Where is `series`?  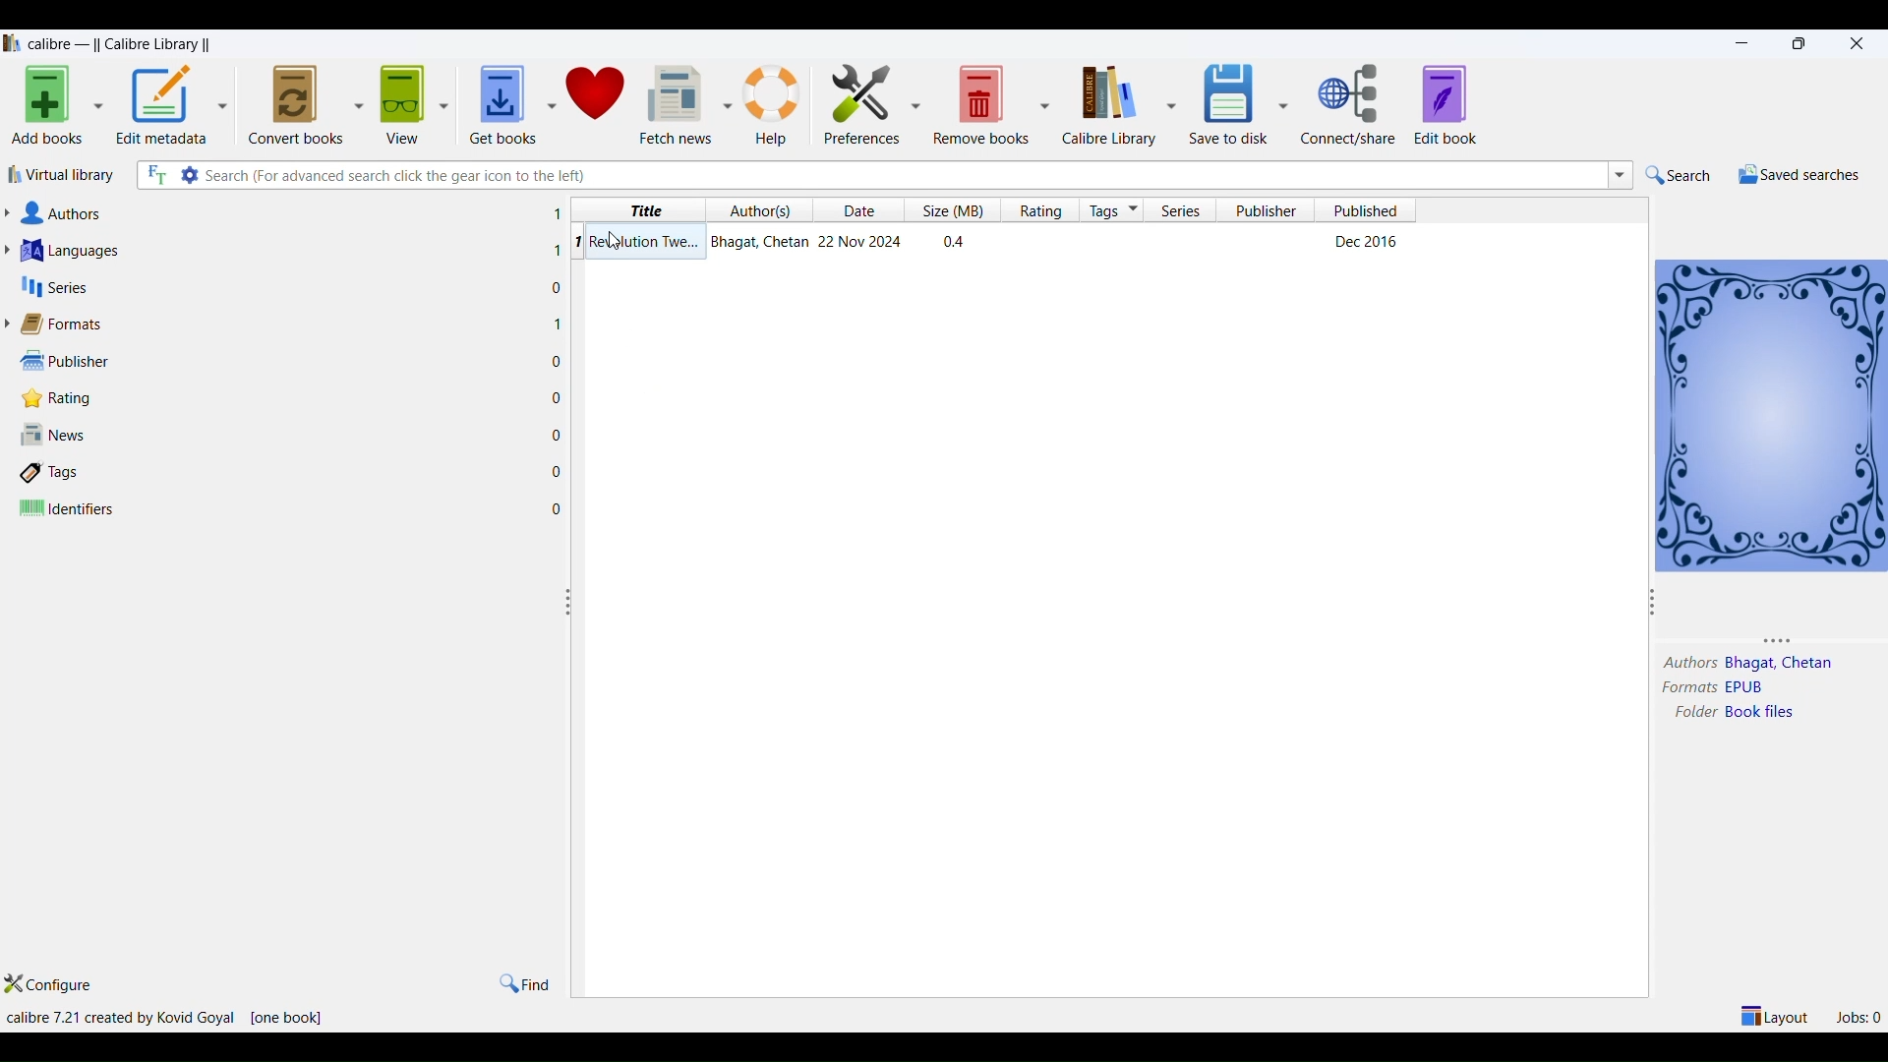
series is located at coordinates (1185, 210).